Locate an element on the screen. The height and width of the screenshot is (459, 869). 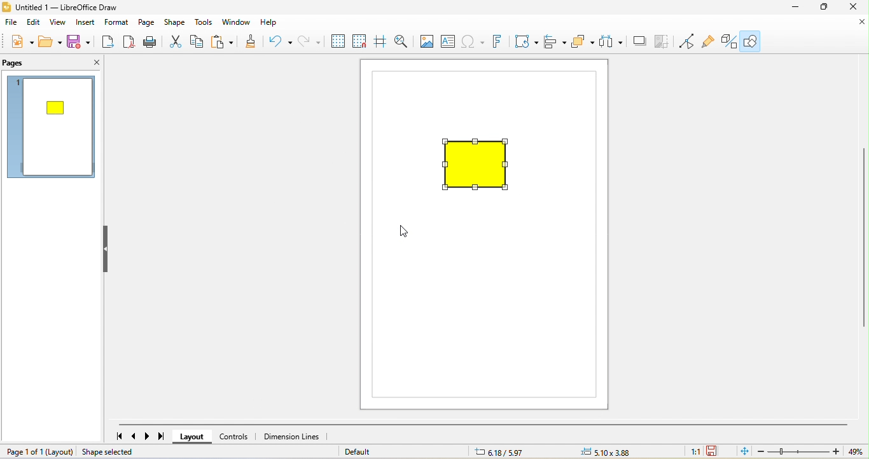
dimension lines is located at coordinates (293, 436).